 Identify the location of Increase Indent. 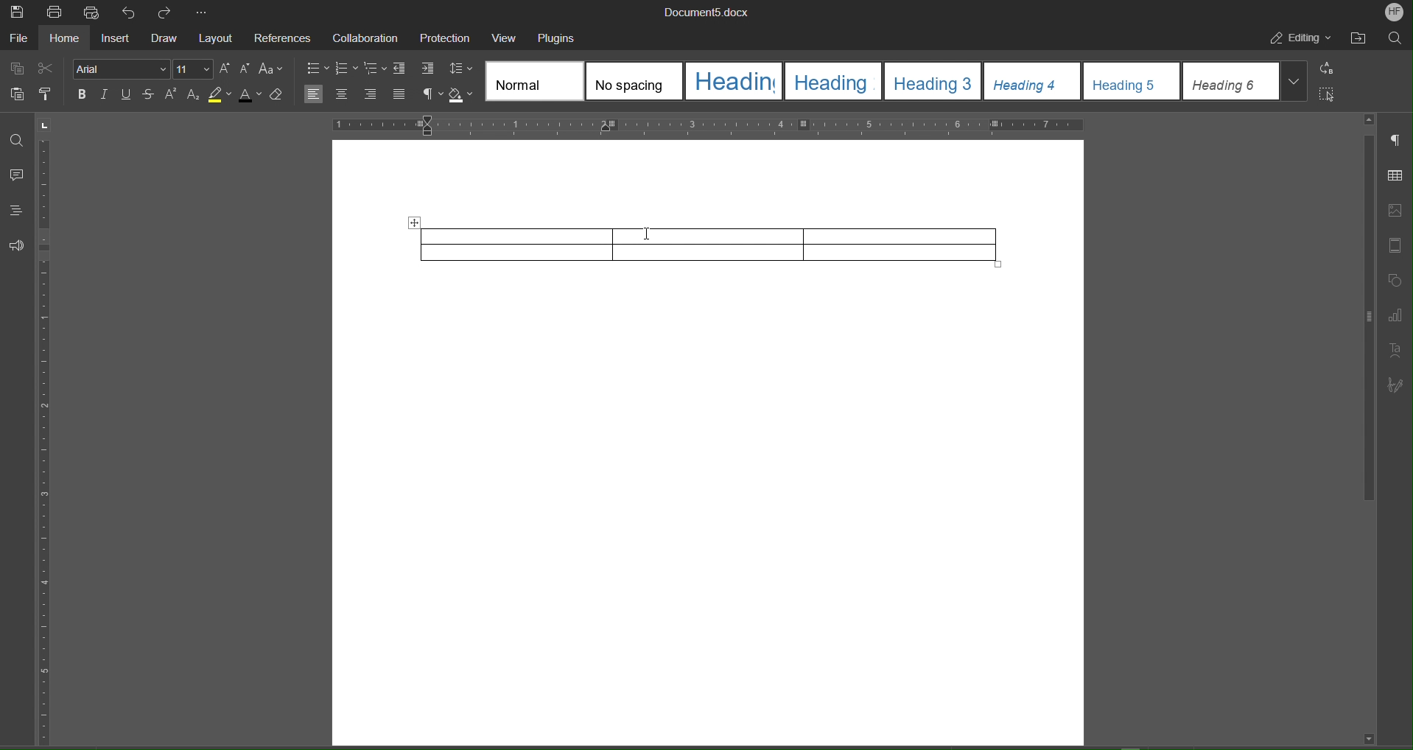
(429, 69).